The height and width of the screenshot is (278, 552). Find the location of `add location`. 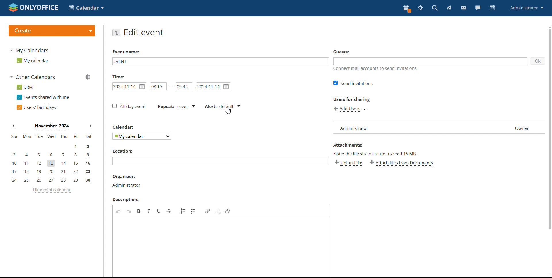

add location is located at coordinates (221, 161).